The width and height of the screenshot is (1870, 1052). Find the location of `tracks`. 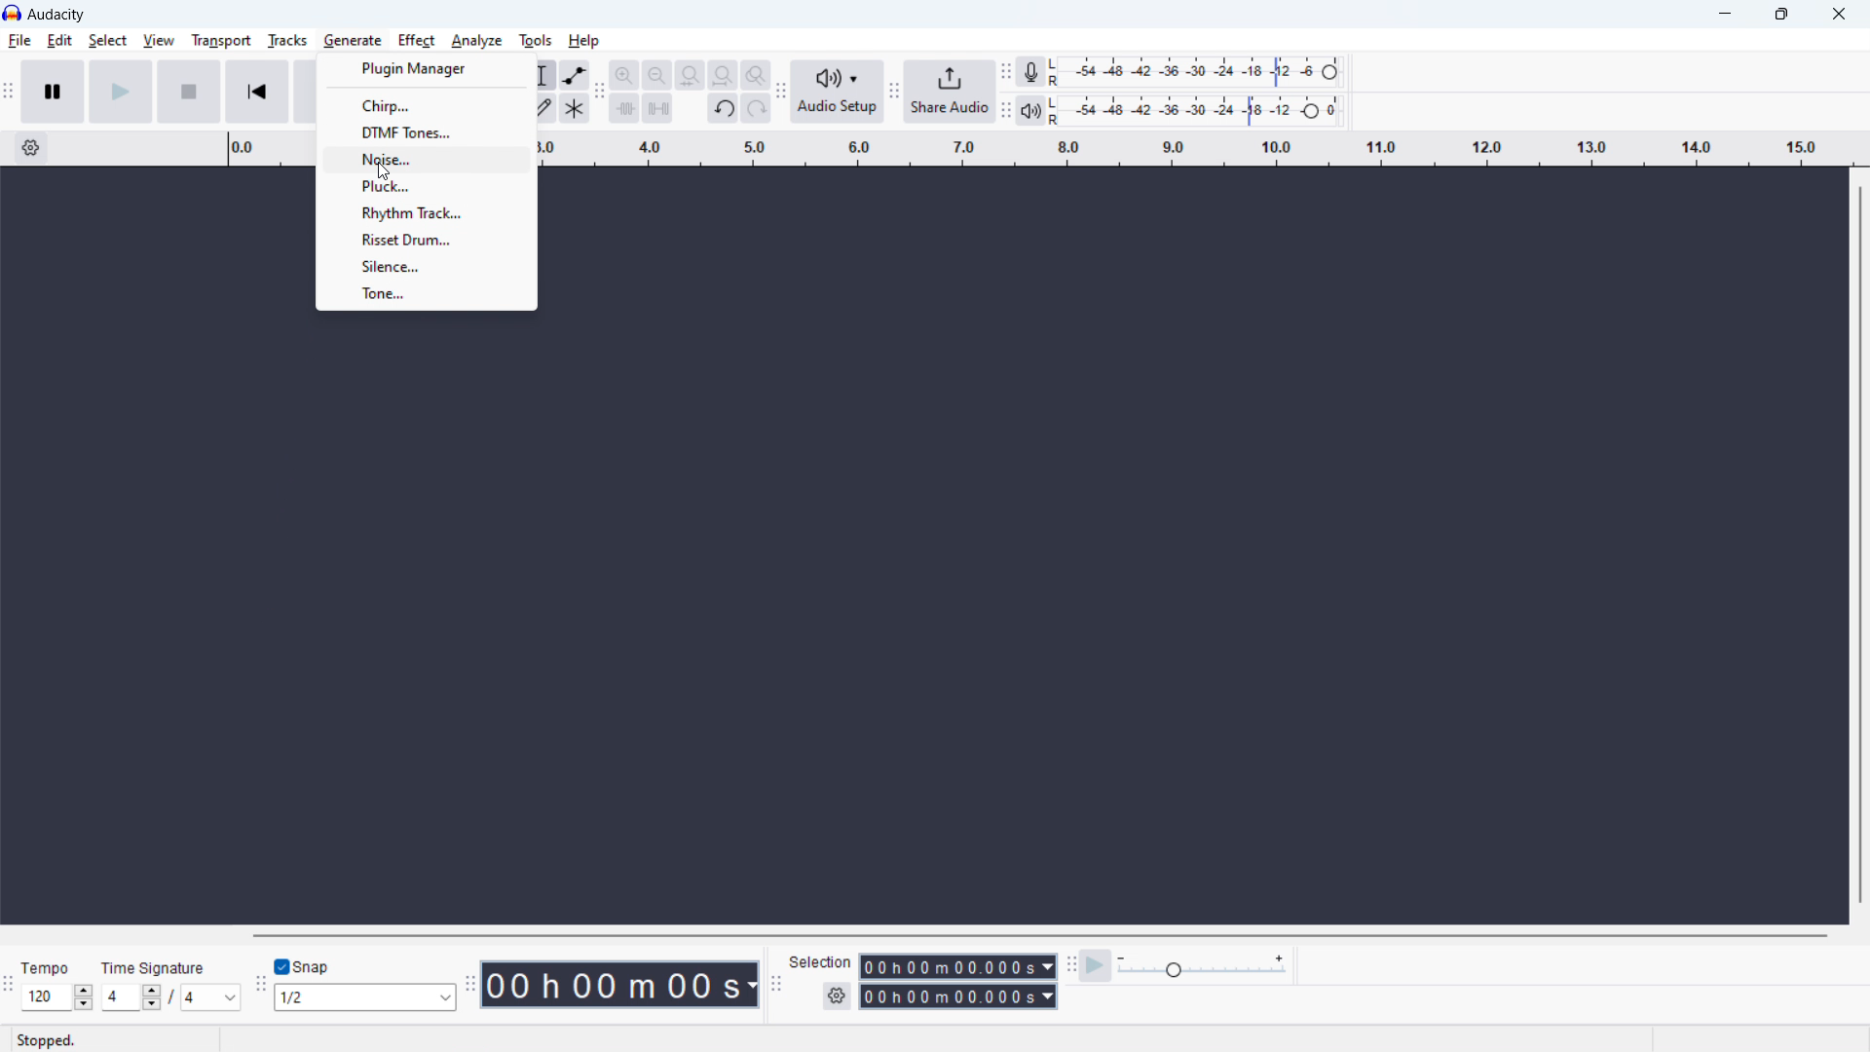

tracks is located at coordinates (286, 41).